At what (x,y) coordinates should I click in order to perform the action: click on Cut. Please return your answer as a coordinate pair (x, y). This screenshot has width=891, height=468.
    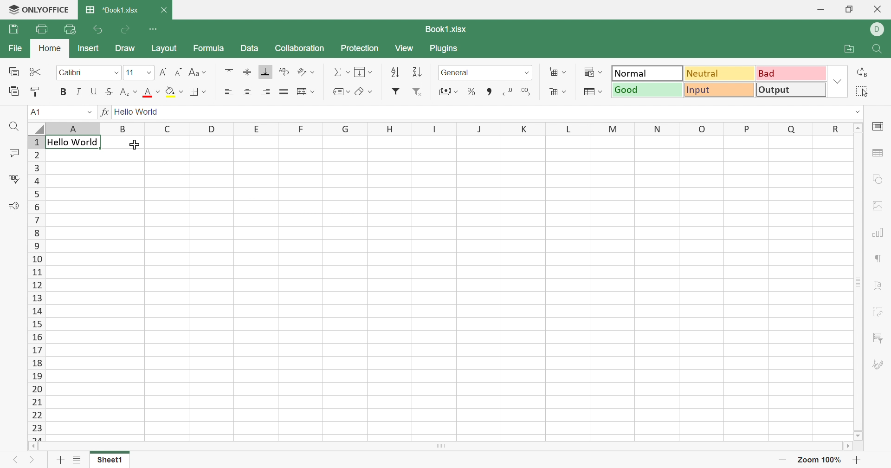
    Looking at the image, I should click on (35, 71).